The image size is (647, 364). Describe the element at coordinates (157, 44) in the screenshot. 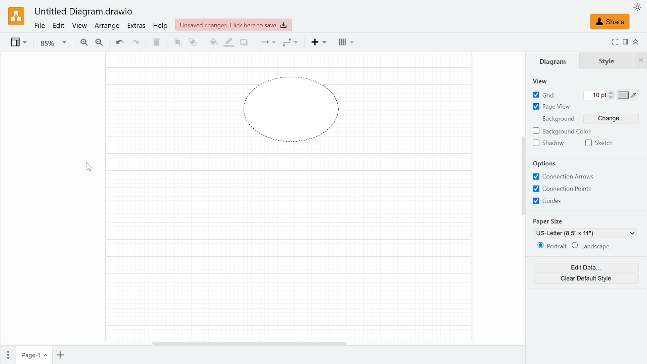

I see `Delete` at that location.